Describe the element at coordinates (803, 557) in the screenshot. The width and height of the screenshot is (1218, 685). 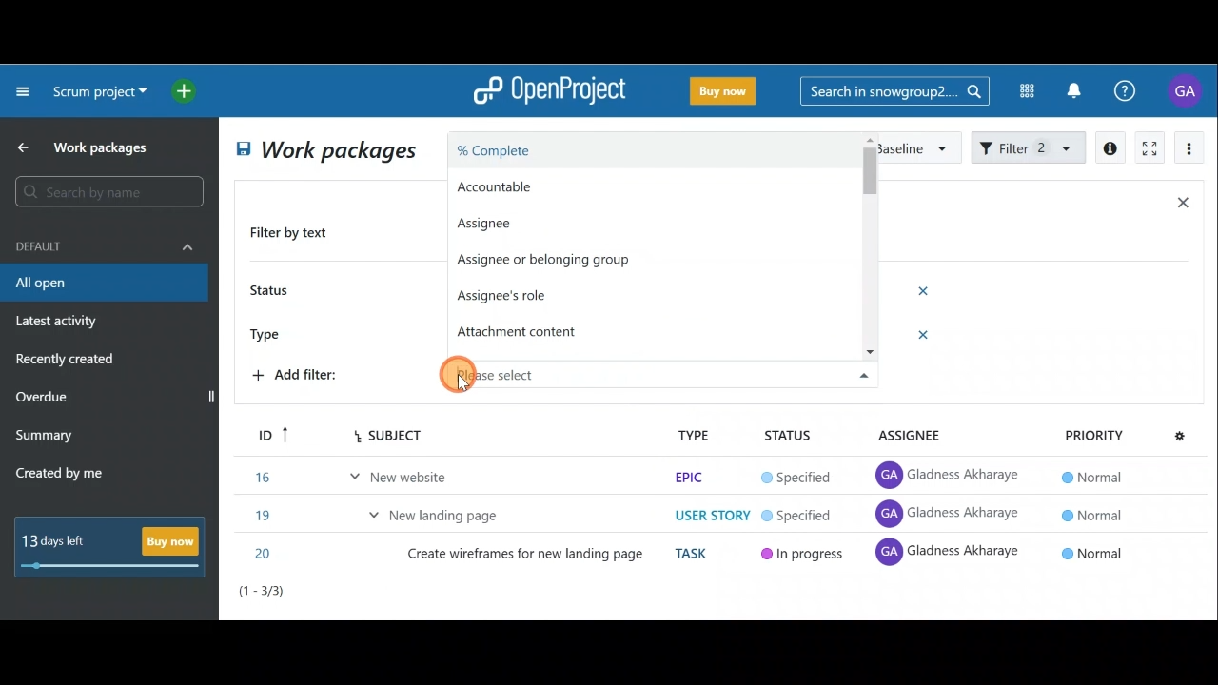
I see `in progress` at that location.